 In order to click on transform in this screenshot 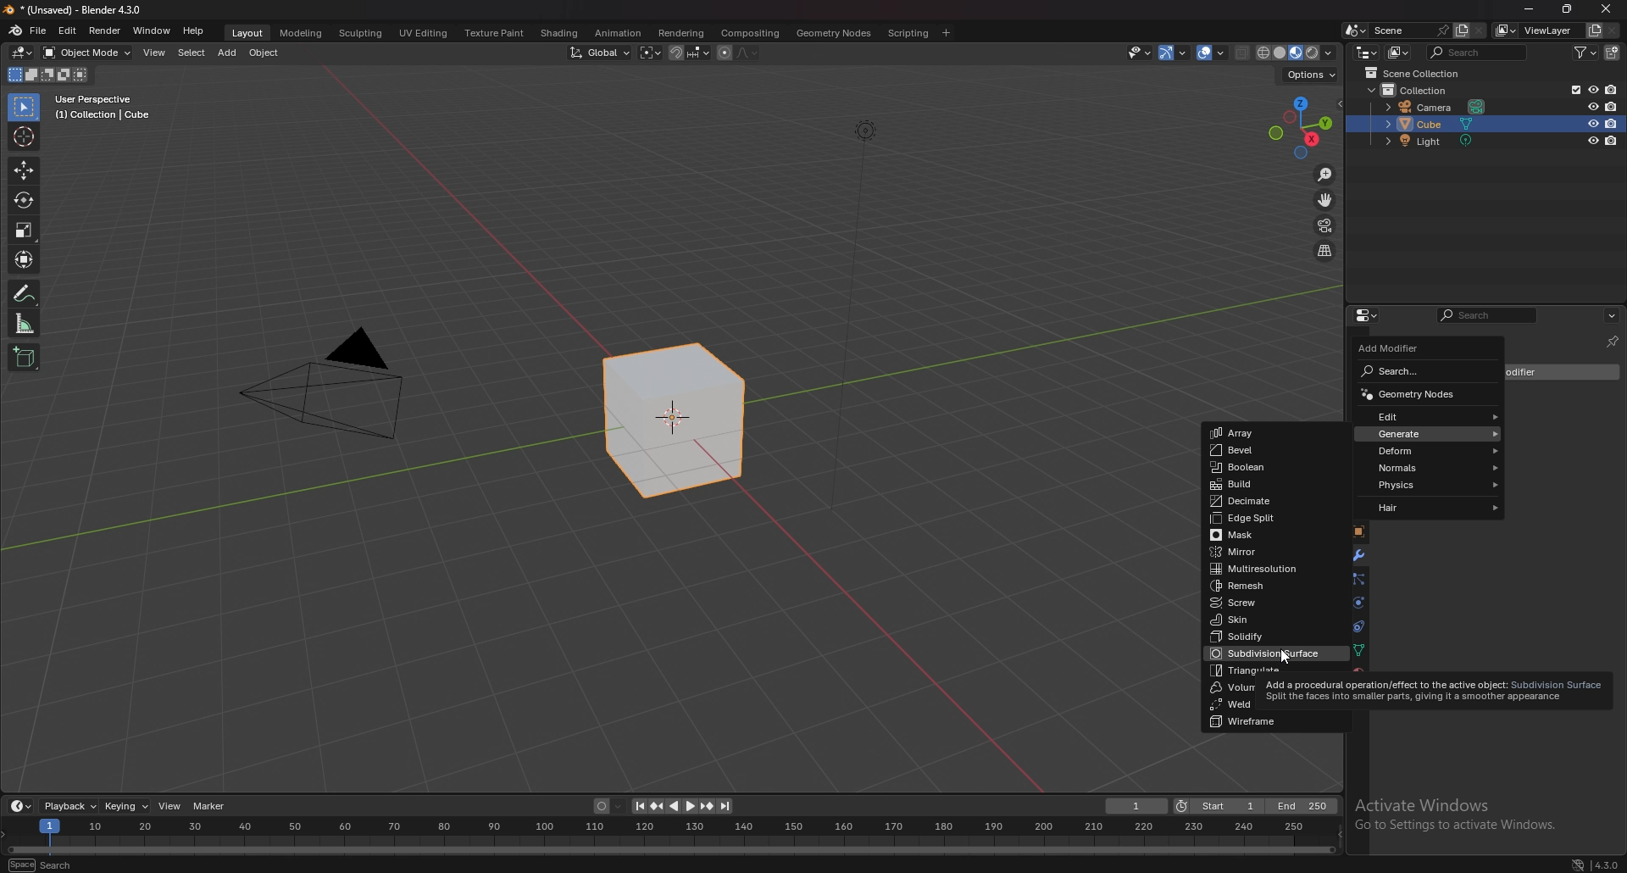, I will do `click(25, 260)`.